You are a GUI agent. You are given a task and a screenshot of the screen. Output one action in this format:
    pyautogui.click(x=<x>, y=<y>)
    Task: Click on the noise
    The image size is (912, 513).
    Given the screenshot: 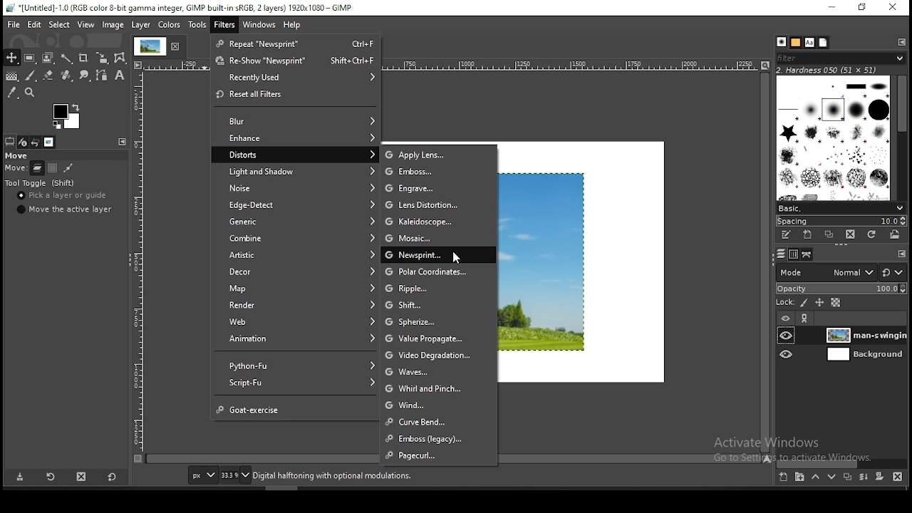 What is the action you would take?
    pyautogui.click(x=297, y=187)
    